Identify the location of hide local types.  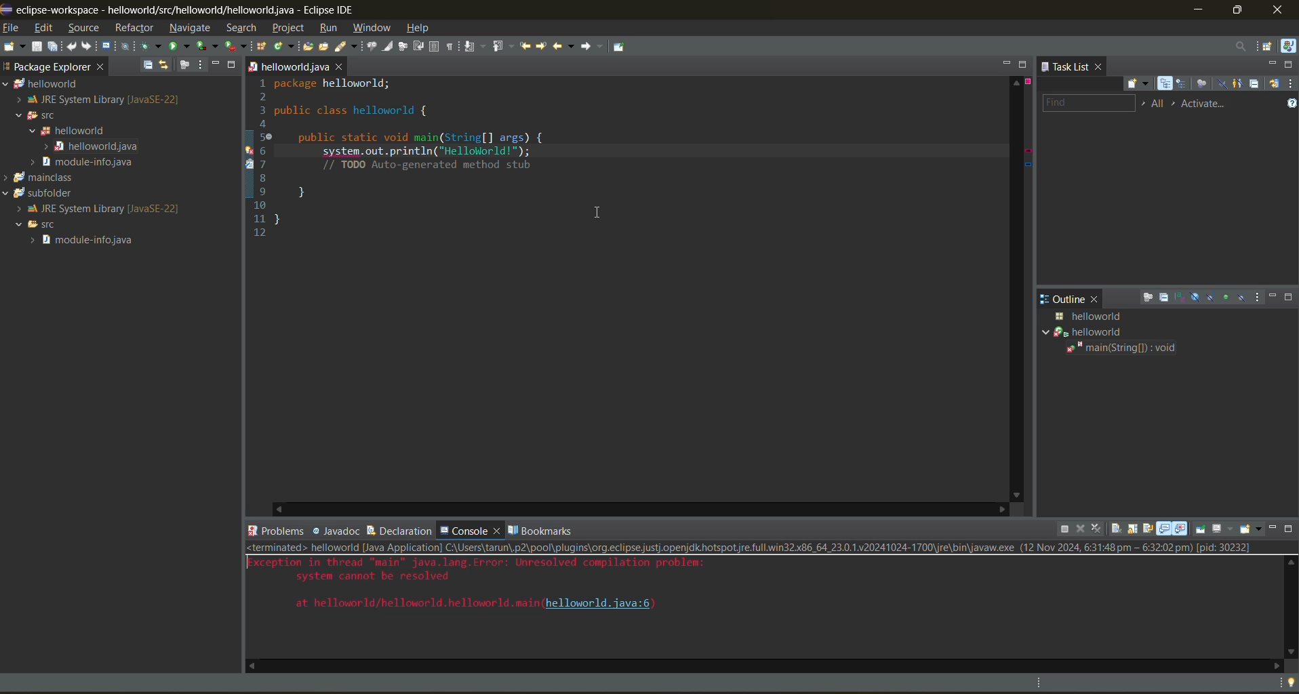
(1243, 296).